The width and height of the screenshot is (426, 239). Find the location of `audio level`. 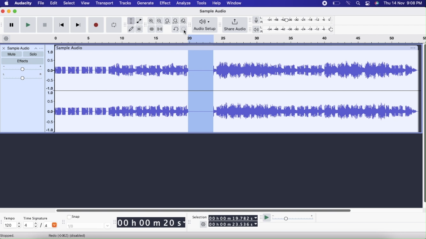

audio level is located at coordinates (50, 70).